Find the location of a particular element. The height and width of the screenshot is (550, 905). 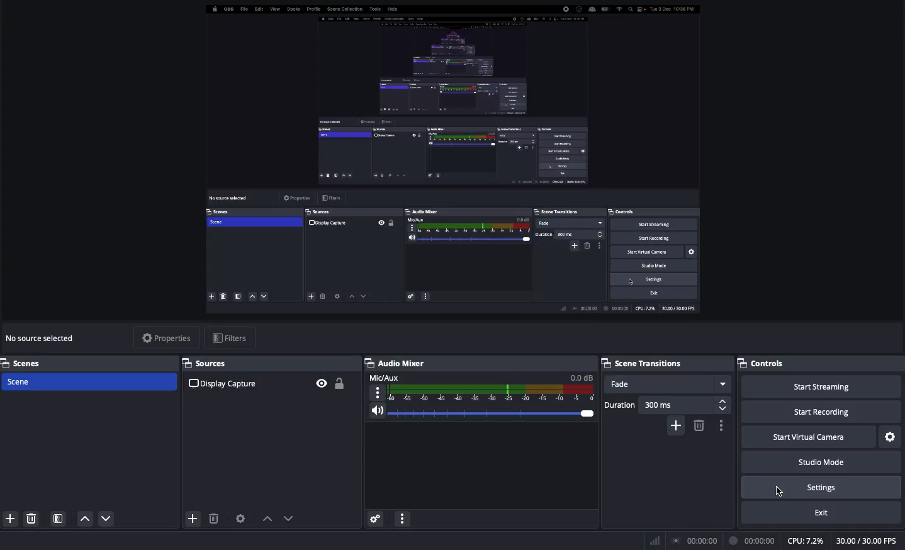

Delete is located at coordinates (215, 519).